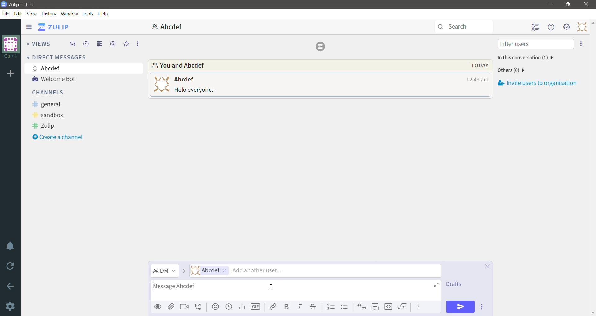 This screenshot has height=316, width=596. Describe the element at coordinates (165, 271) in the screenshot. I see `Message Channel` at that location.